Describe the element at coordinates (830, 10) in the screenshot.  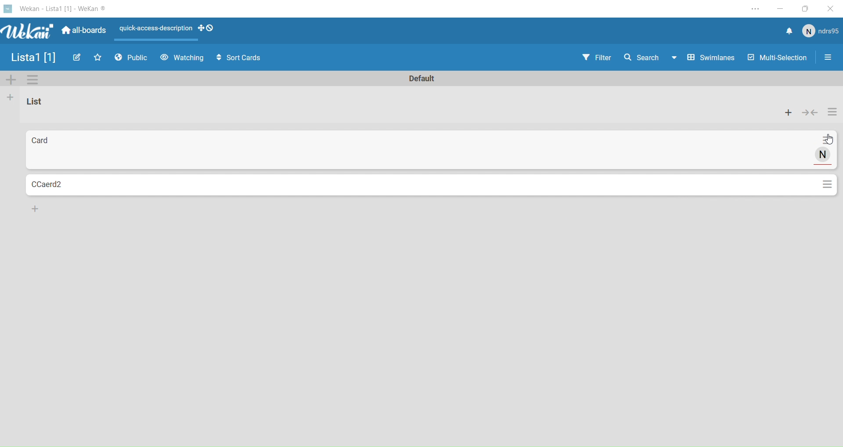
I see `Close` at that location.